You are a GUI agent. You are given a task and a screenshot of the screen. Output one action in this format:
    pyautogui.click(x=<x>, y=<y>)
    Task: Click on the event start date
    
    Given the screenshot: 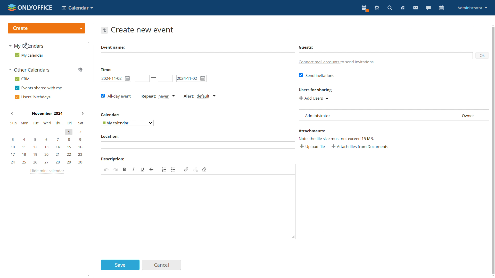 What is the action you would take?
    pyautogui.click(x=116, y=78)
    